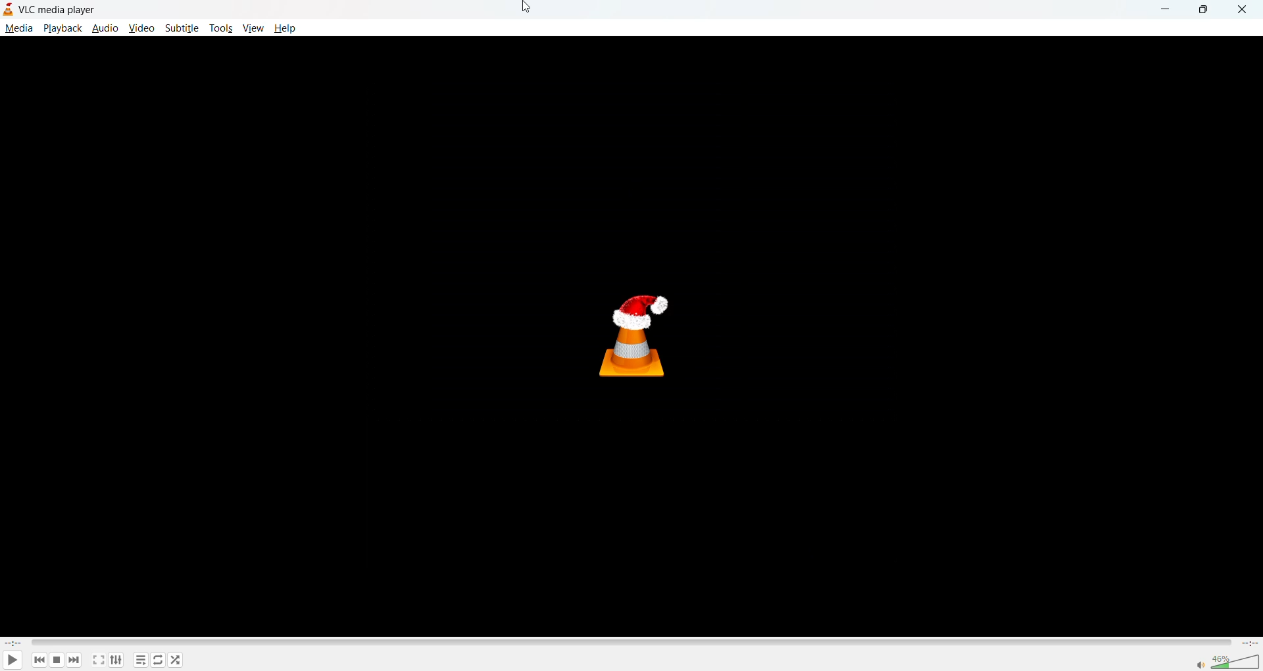  Describe the element at coordinates (1249, 643) in the screenshot. I see `total track time` at that location.